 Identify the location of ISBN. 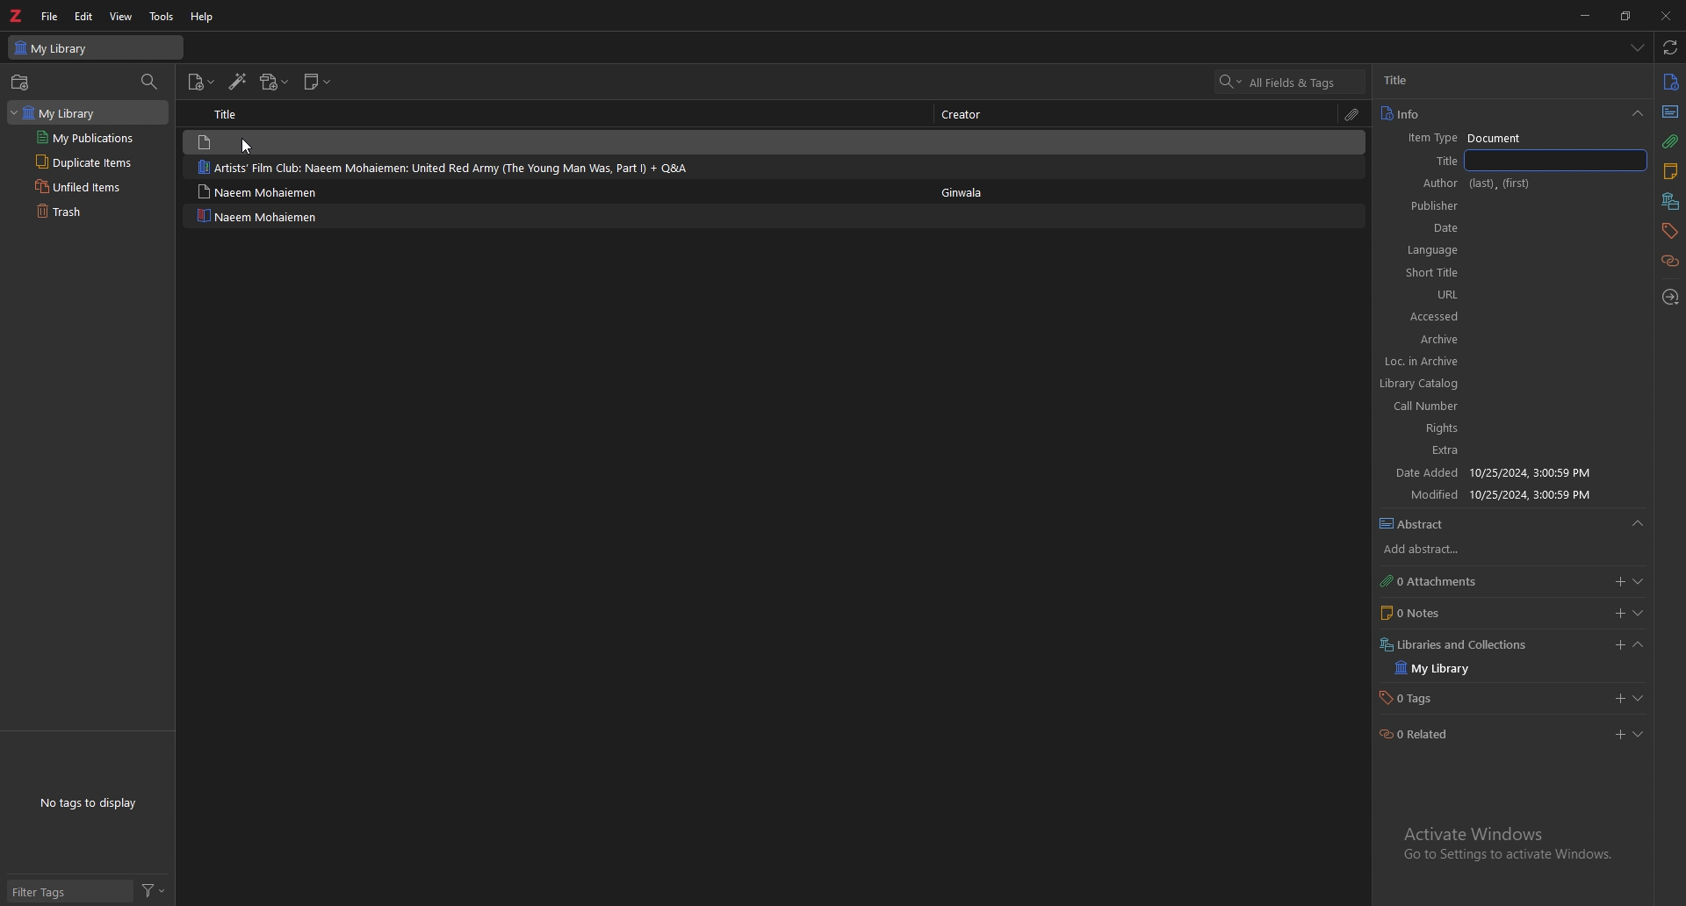
(1426, 428).